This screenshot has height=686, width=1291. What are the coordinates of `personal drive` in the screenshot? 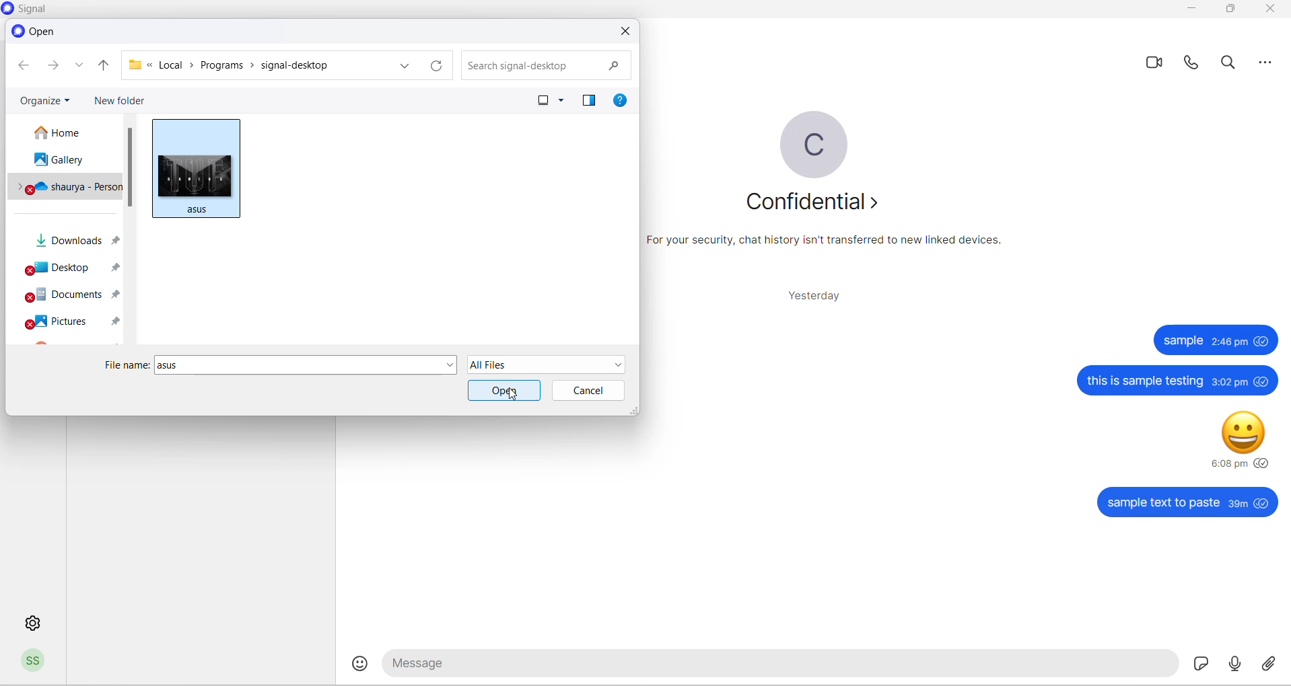 It's located at (67, 188).